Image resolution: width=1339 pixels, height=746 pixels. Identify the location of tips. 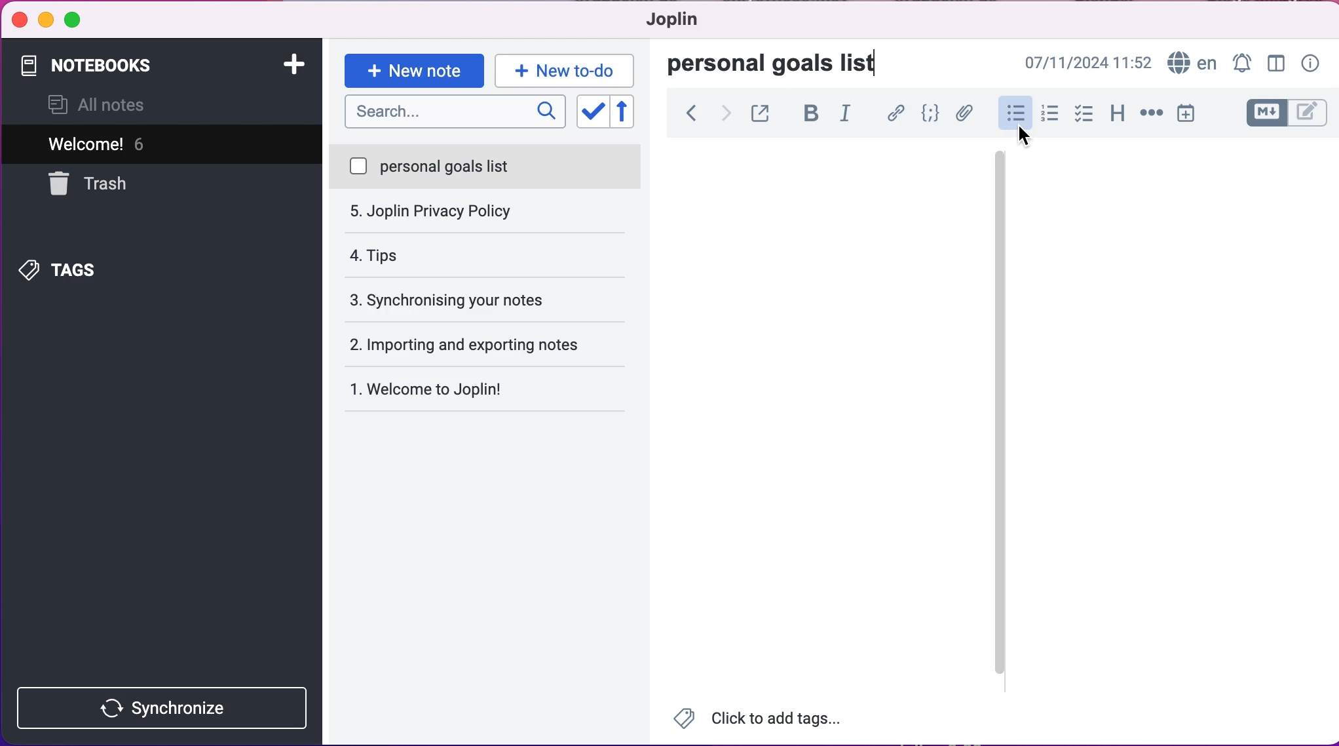
(483, 212).